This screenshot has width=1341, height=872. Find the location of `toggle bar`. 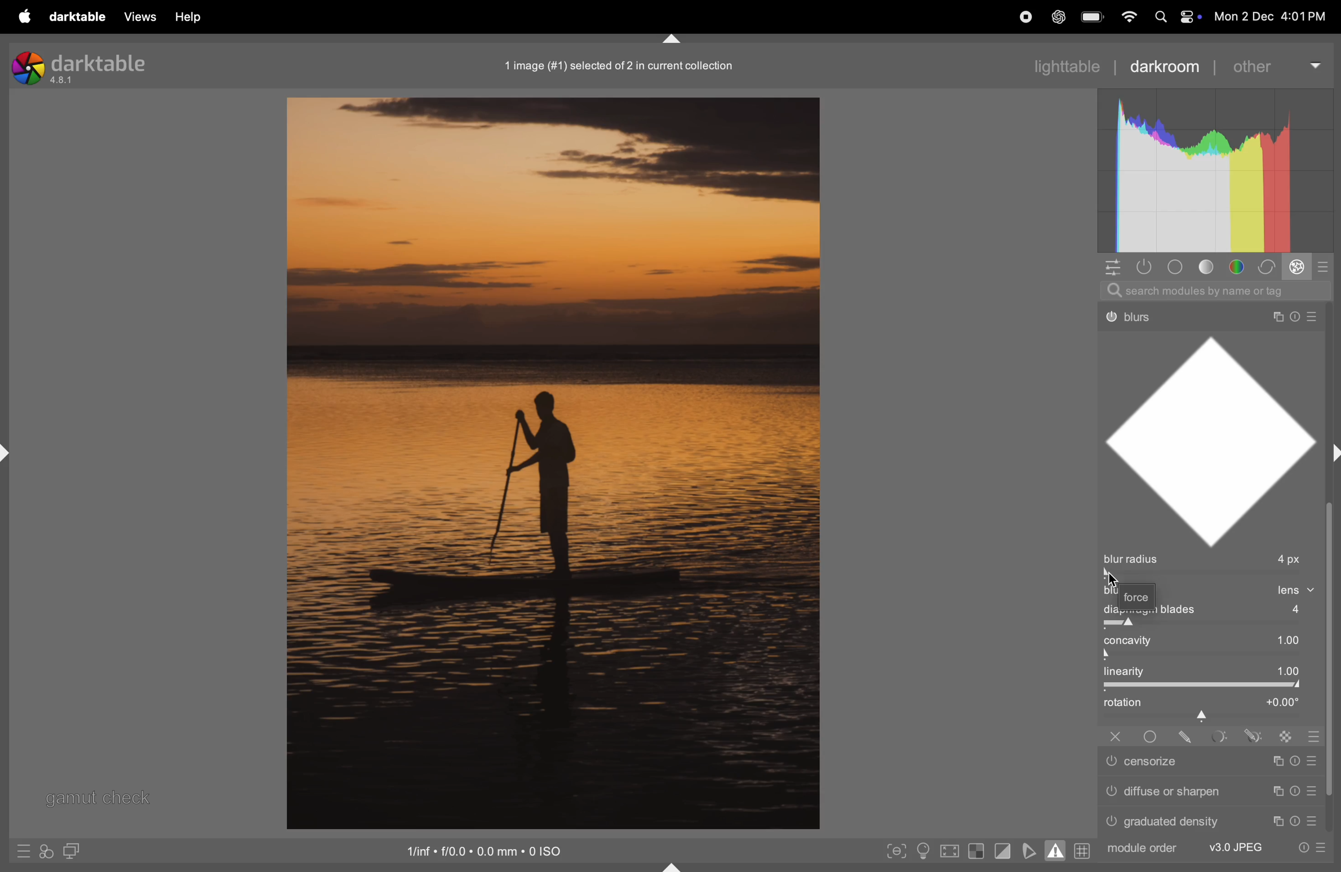

toggle bar is located at coordinates (1213, 624).